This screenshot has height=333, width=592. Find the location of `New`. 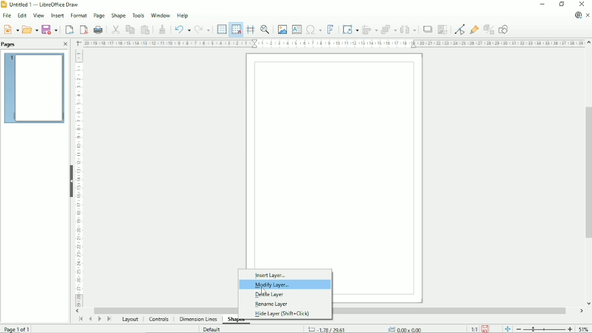

New is located at coordinates (12, 29).